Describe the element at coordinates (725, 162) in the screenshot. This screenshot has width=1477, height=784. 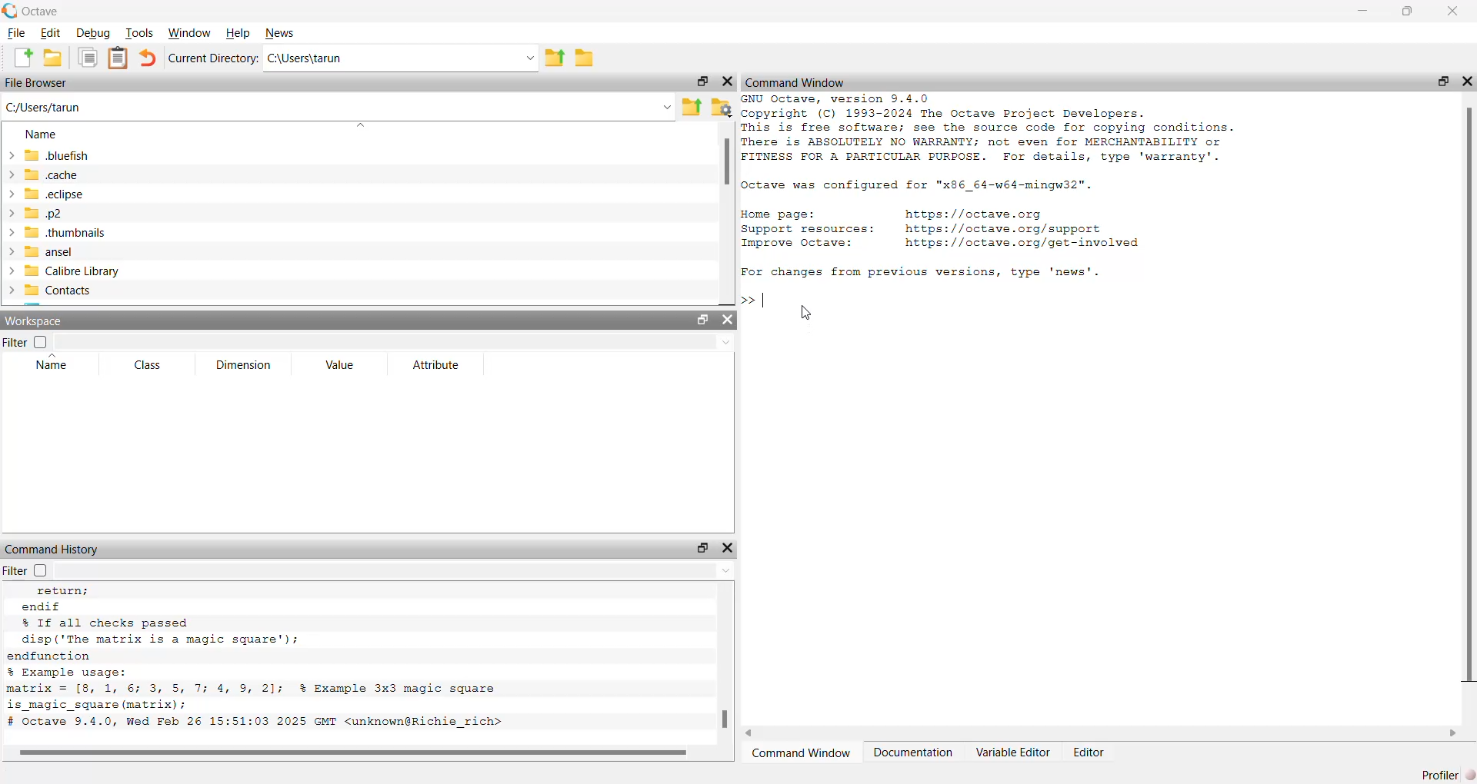
I see `Scroll bar` at that location.